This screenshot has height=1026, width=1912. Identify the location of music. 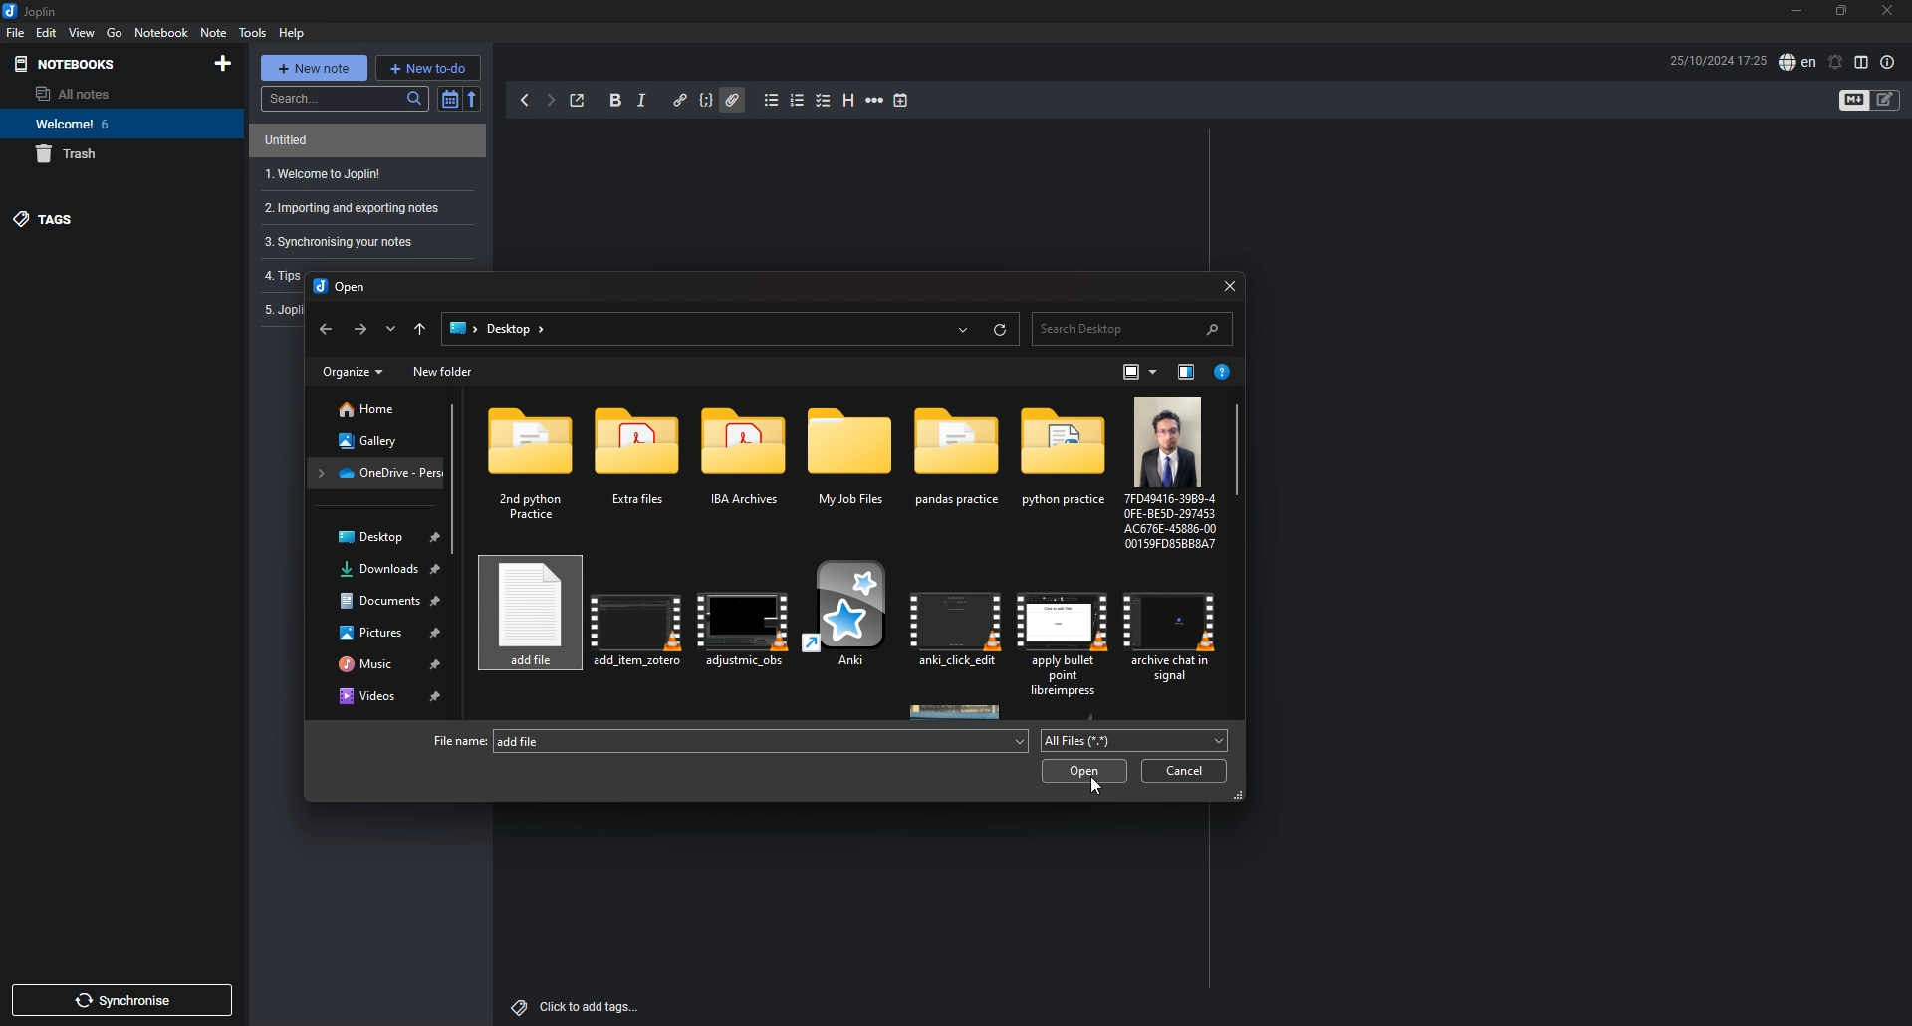
(385, 662).